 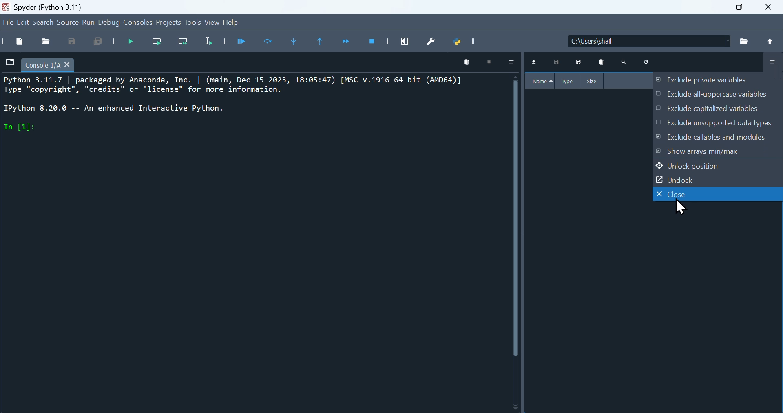 I want to click on source, so click(x=66, y=23).